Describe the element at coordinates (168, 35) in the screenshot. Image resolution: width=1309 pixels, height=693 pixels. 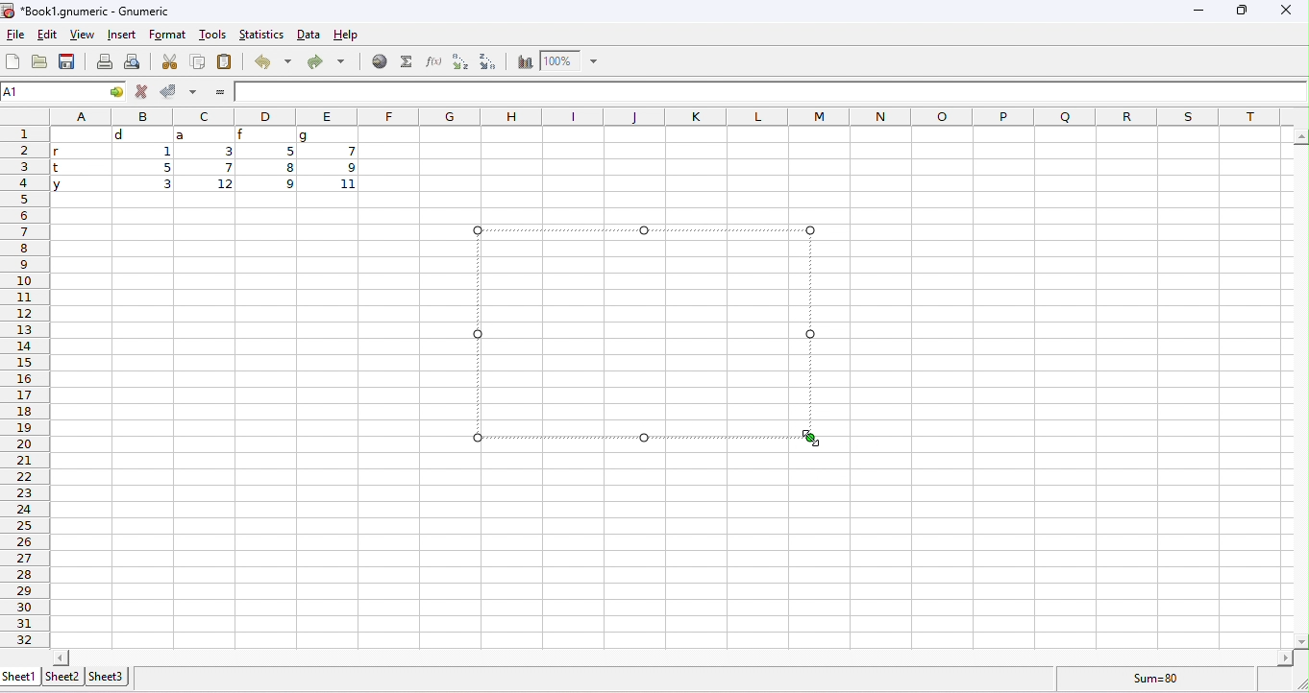
I see `format` at that location.